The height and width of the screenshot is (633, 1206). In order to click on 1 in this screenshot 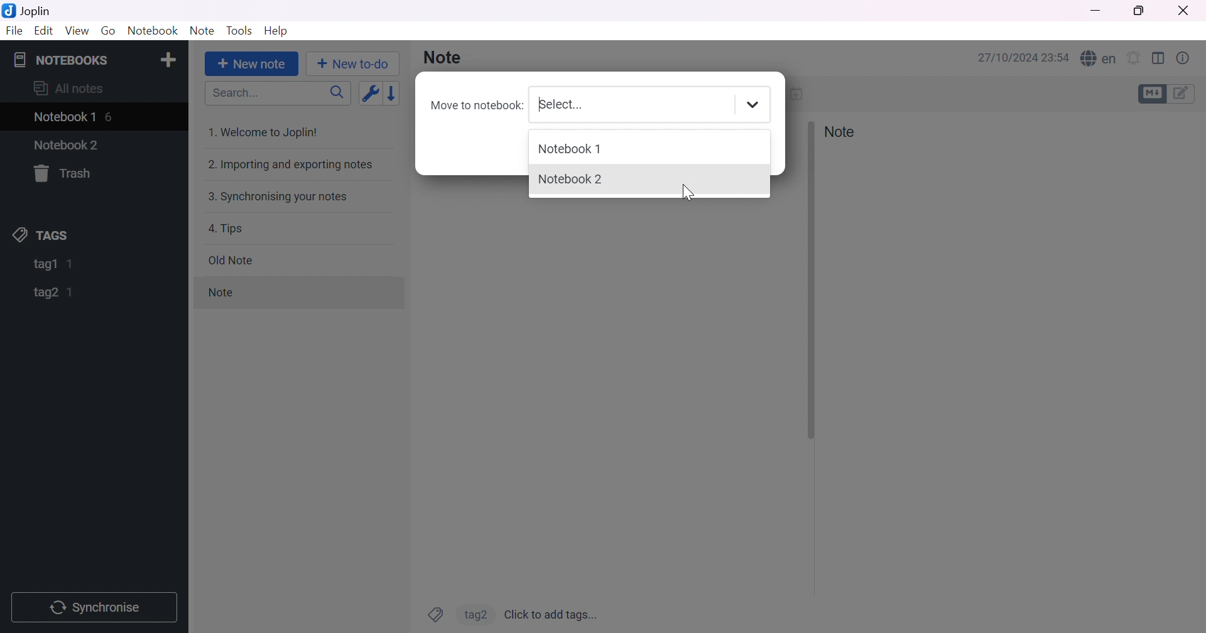, I will do `click(72, 264)`.